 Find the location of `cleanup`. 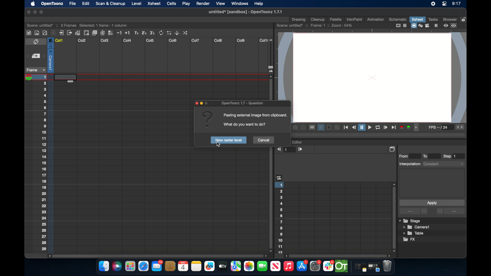

cleanup is located at coordinates (318, 19).